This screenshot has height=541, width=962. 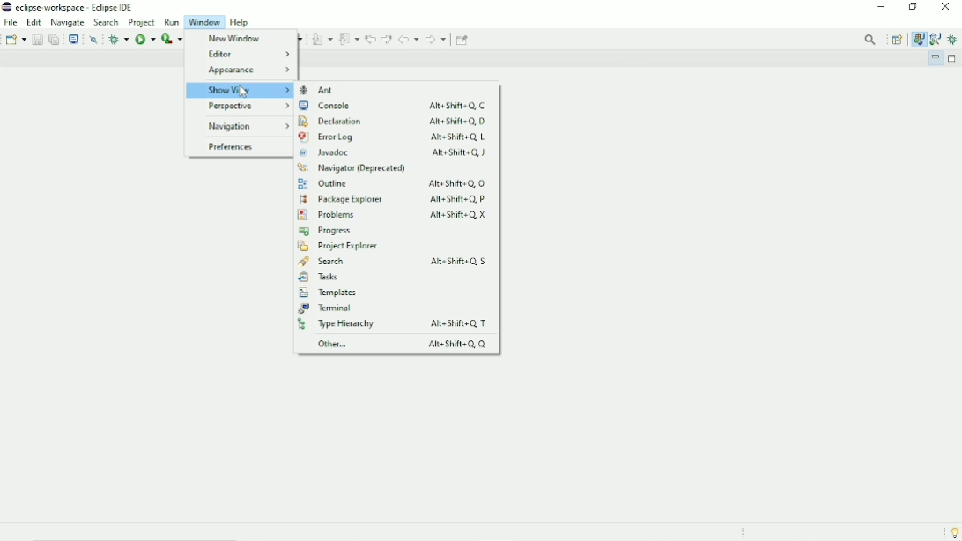 What do you see at coordinates (934, 58) in the screenshot?
I see `Minimize` at bounding box center [934, 58].